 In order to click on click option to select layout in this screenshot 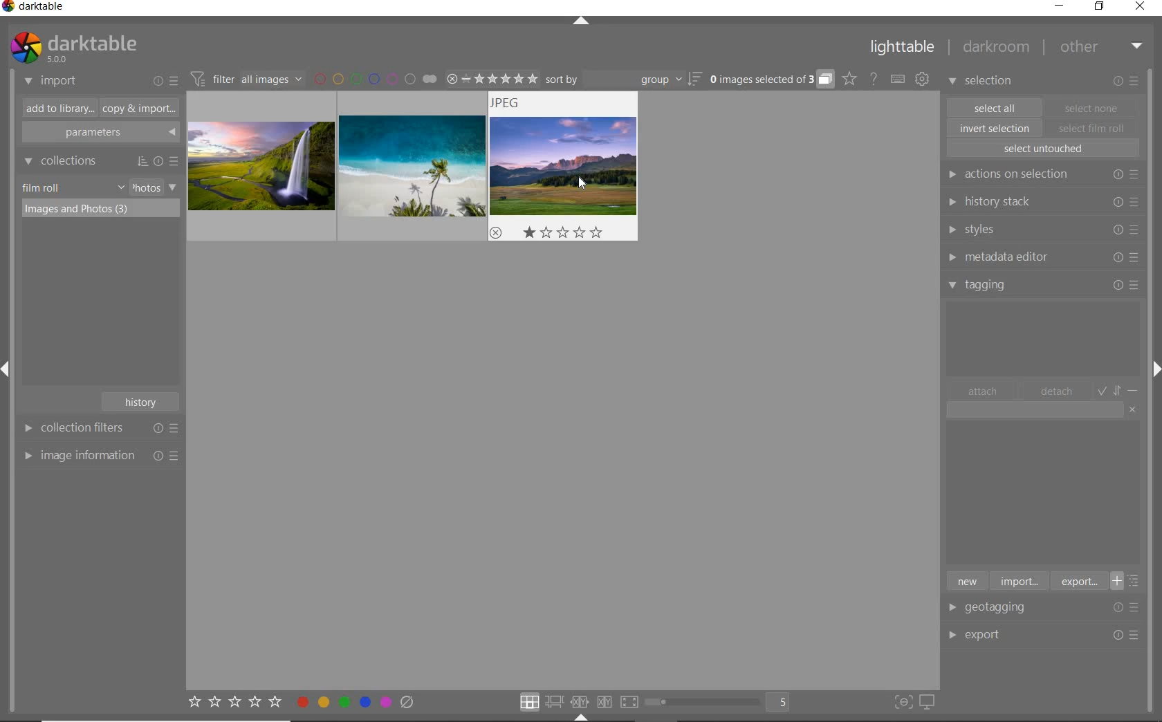, I will do `click(576, 702)`.